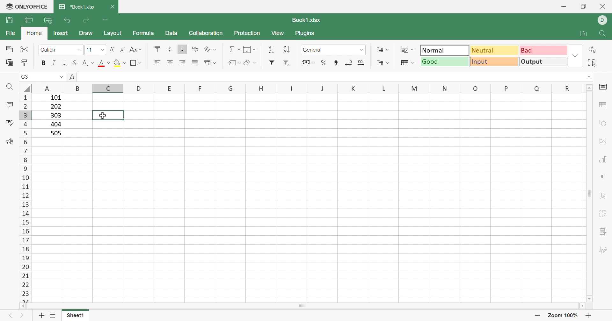  Describe the element at coordinates (81, 50) in the screenshot. I see `Drop Down` at that location.